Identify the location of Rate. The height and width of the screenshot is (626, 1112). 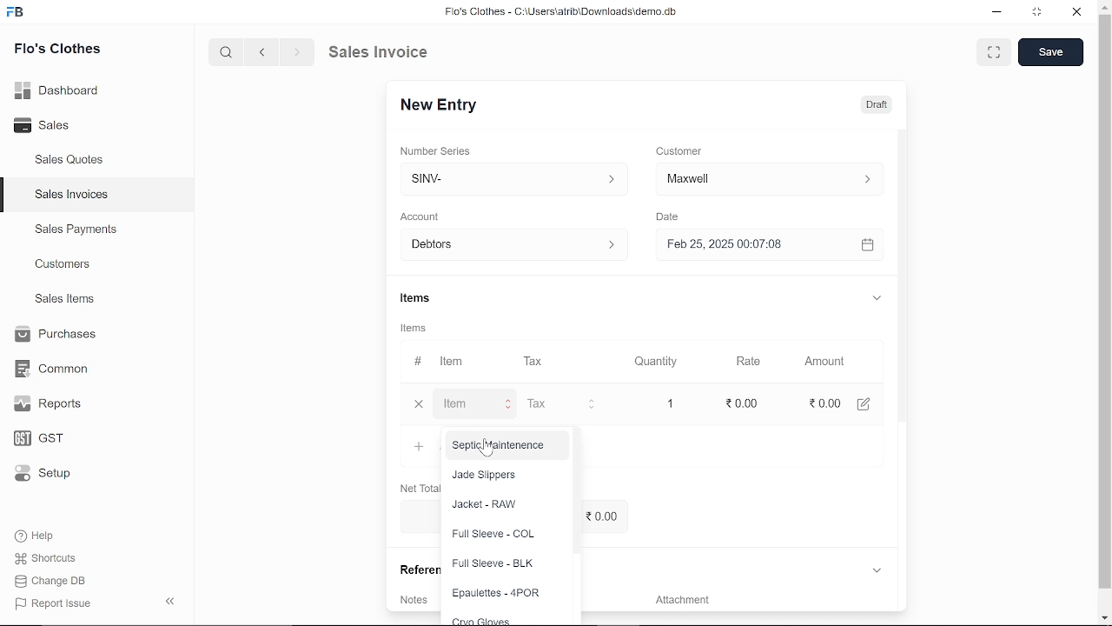
(738, 362).